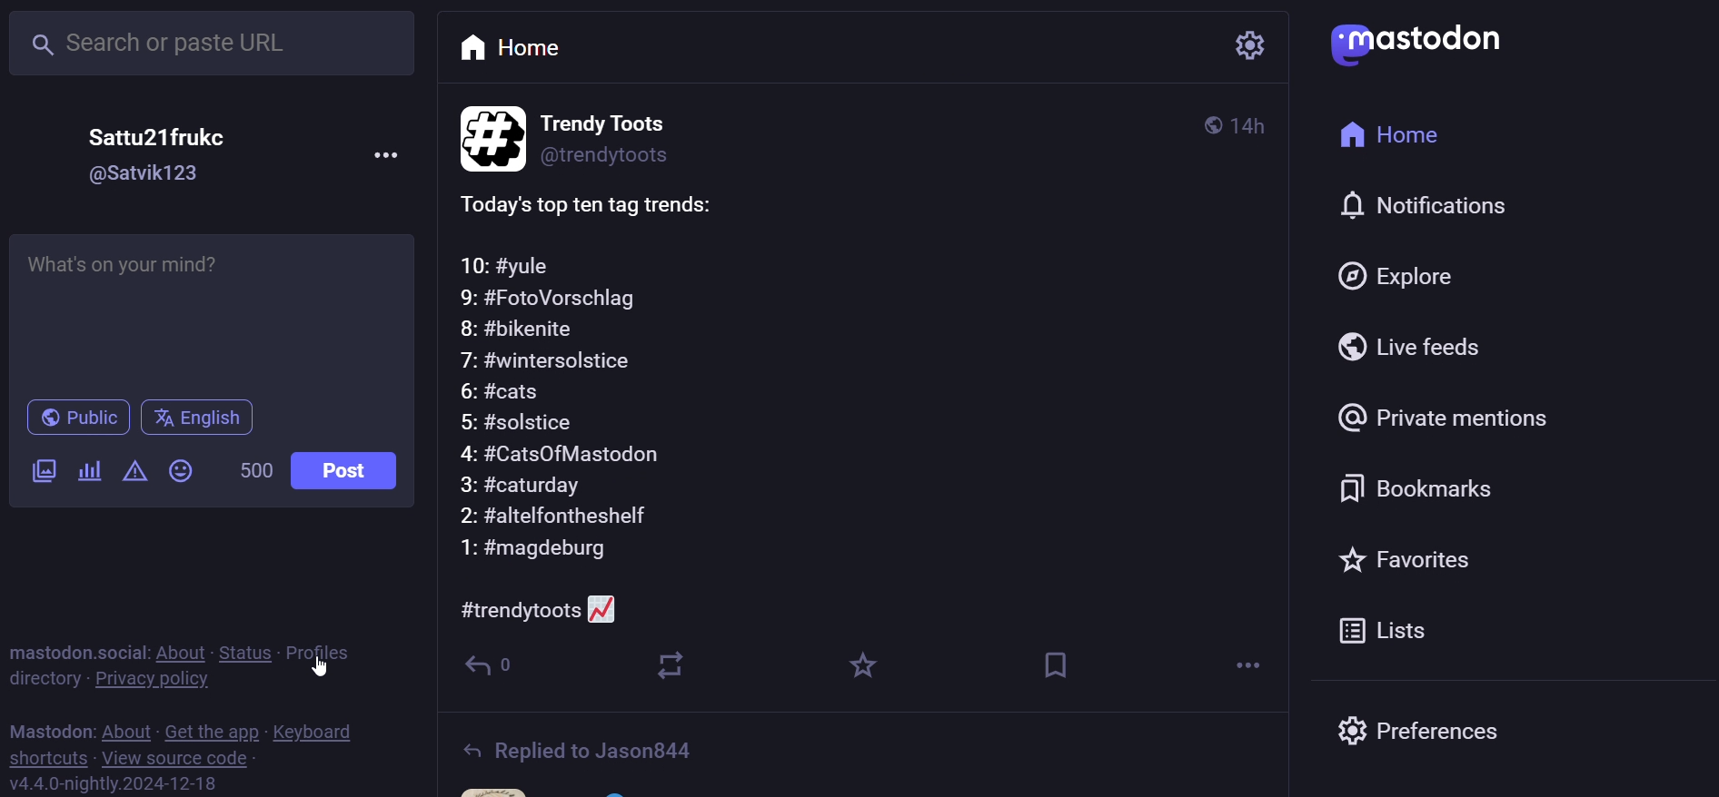  I want to click on setting, so click(1250, 43).